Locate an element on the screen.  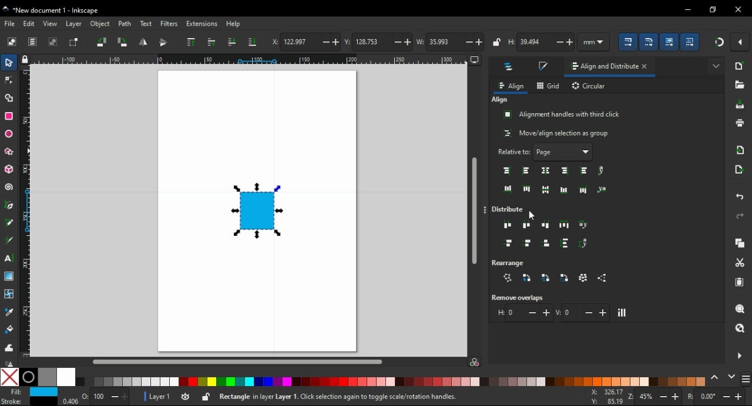
options is located at coordinates (486, 211).